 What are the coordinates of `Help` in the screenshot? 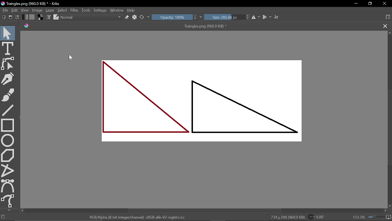 It's located at (131, 10).